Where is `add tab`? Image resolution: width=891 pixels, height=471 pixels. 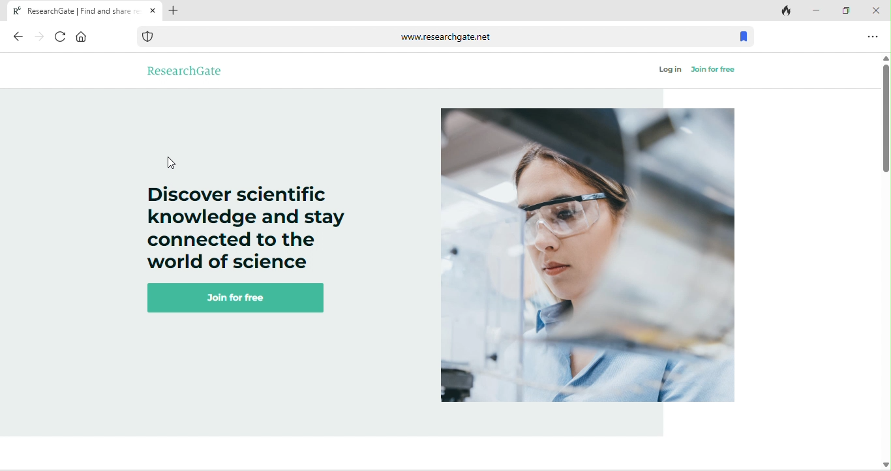
add tab is located at coordinates (179, 11).